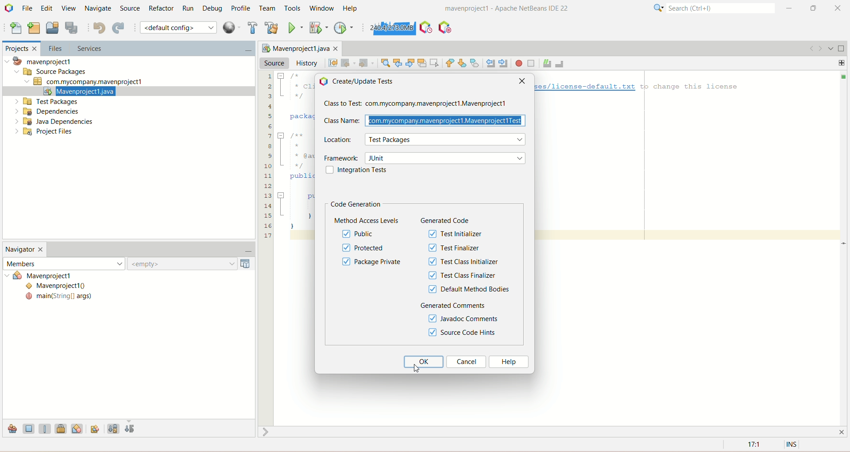 The height and width of the screenshot is (452, 850). Describe the element at coordinates (547, 64) in the screenshot. I see `comment` at that location.